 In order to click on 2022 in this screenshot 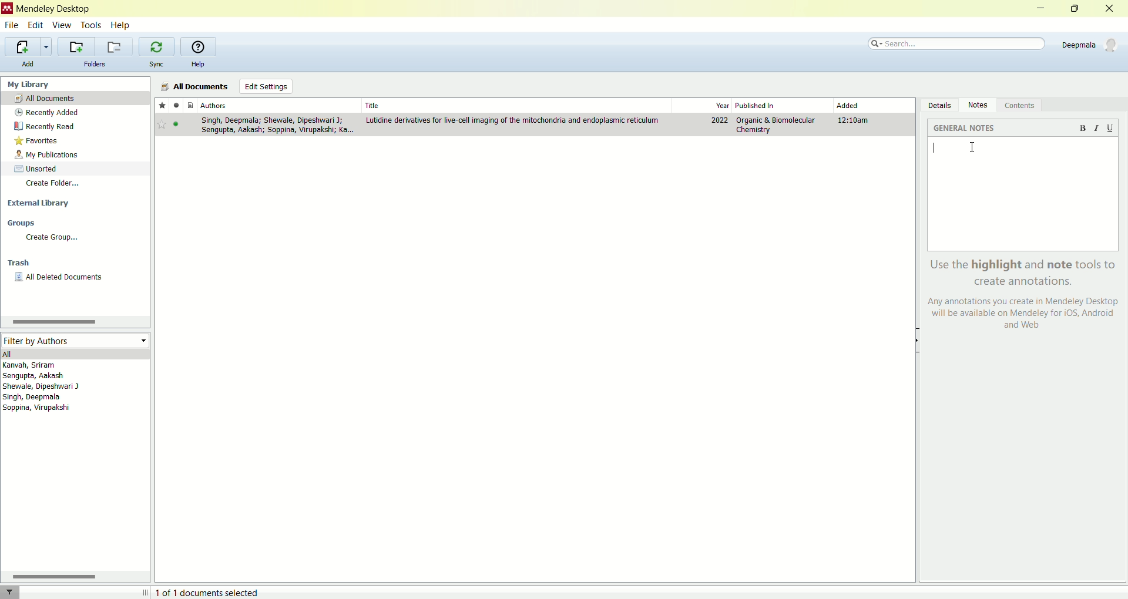, I will do `click(720, 121)`.